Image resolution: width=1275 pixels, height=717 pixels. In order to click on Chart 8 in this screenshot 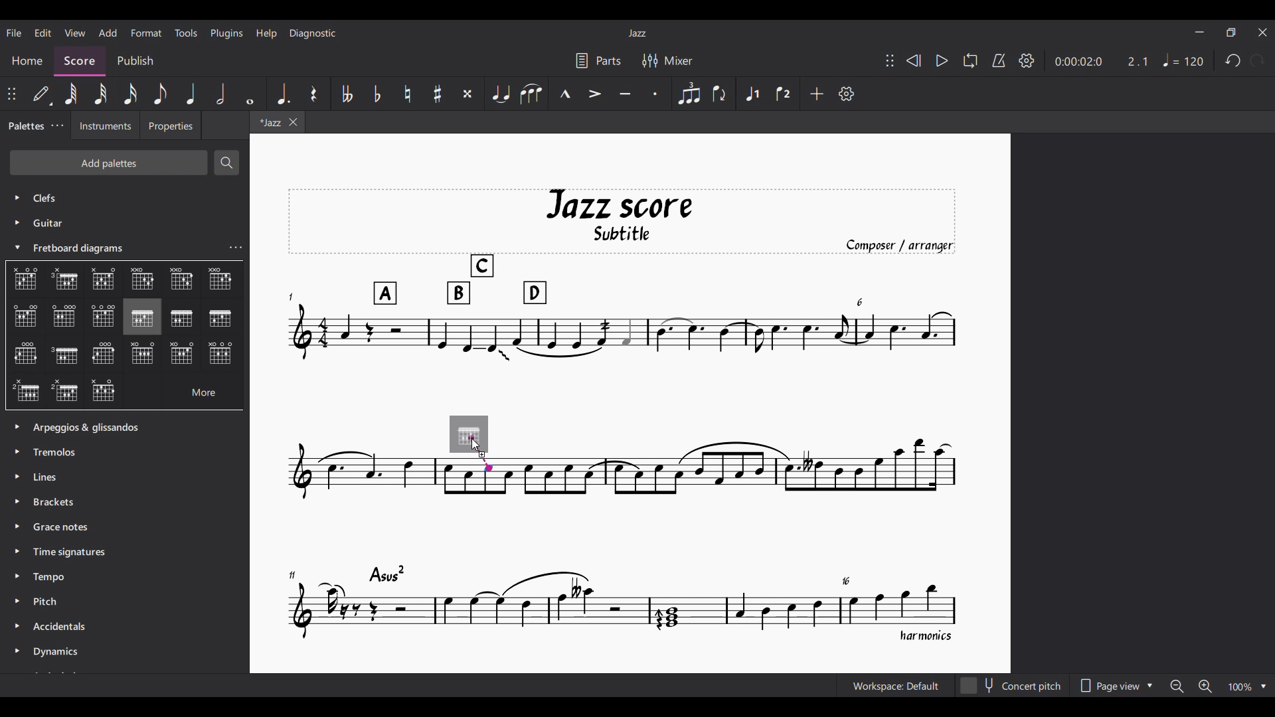, I will do `click(102, 315)`.